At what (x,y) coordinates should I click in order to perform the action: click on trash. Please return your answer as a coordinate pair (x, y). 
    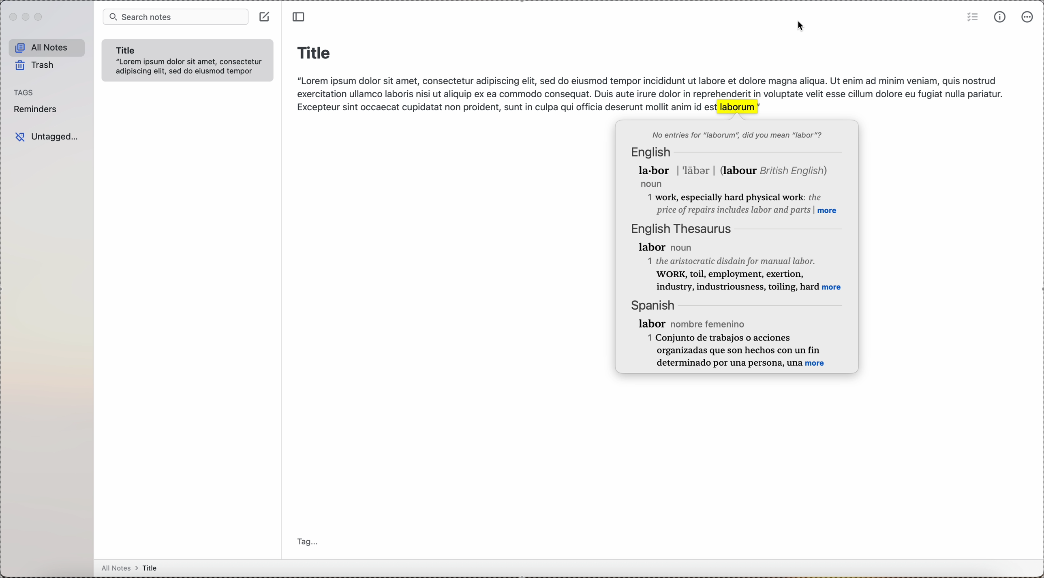
    Looking at the image, I should click on (39, 65).